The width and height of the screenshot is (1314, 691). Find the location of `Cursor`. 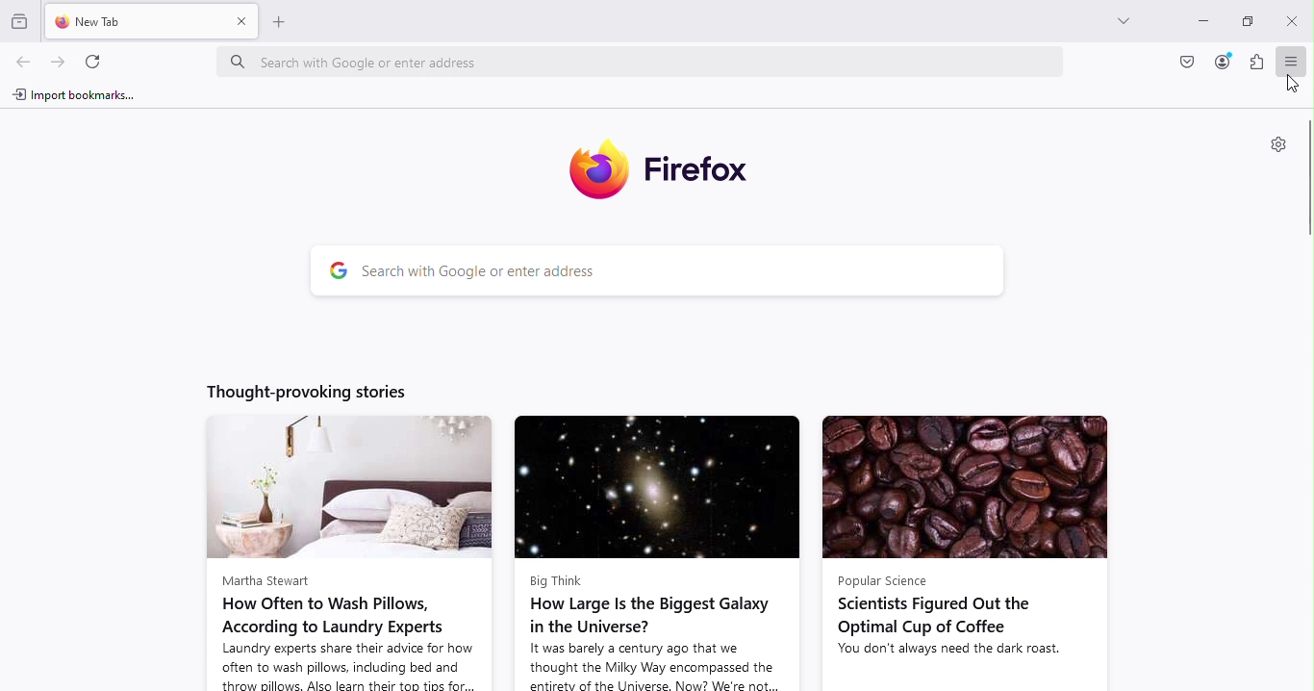

Cursor is located at coordinates (1288, 84).